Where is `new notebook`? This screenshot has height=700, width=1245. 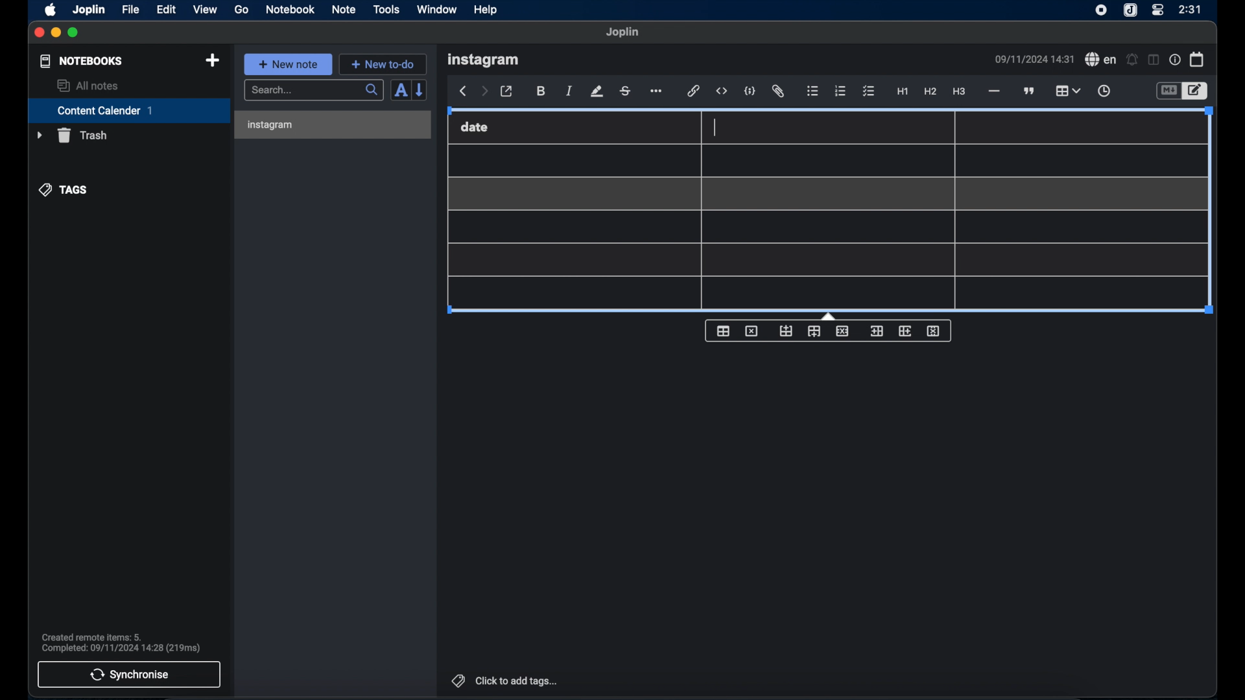 new notebook is located at coordinates (213, 61).